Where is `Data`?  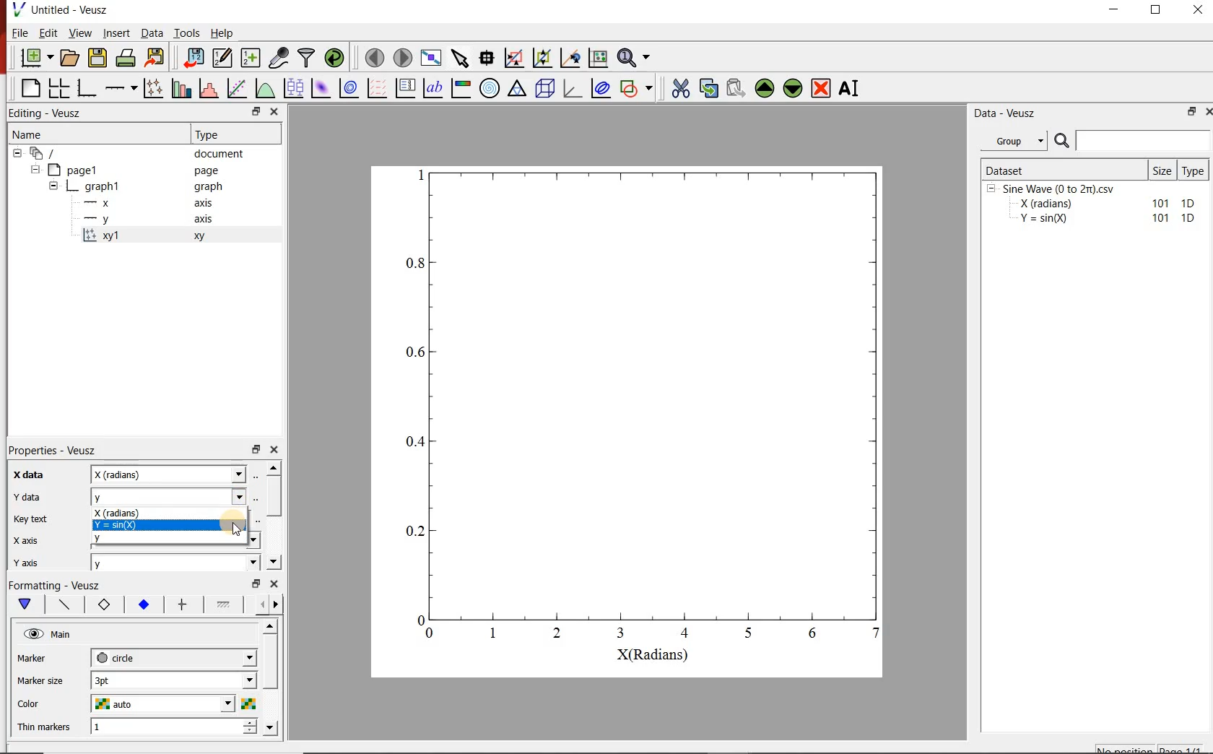 Data is located at coordinates (151, 32).